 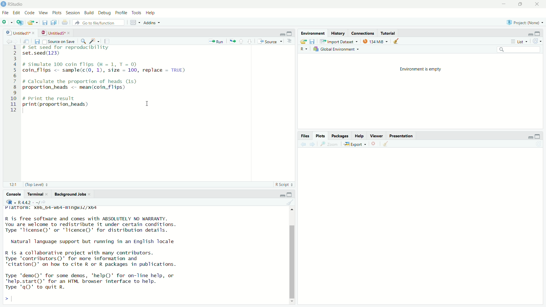 What do you see at coordinates (44, 13) in the screenshot?
I see `view` at bounding box center [44, 13].